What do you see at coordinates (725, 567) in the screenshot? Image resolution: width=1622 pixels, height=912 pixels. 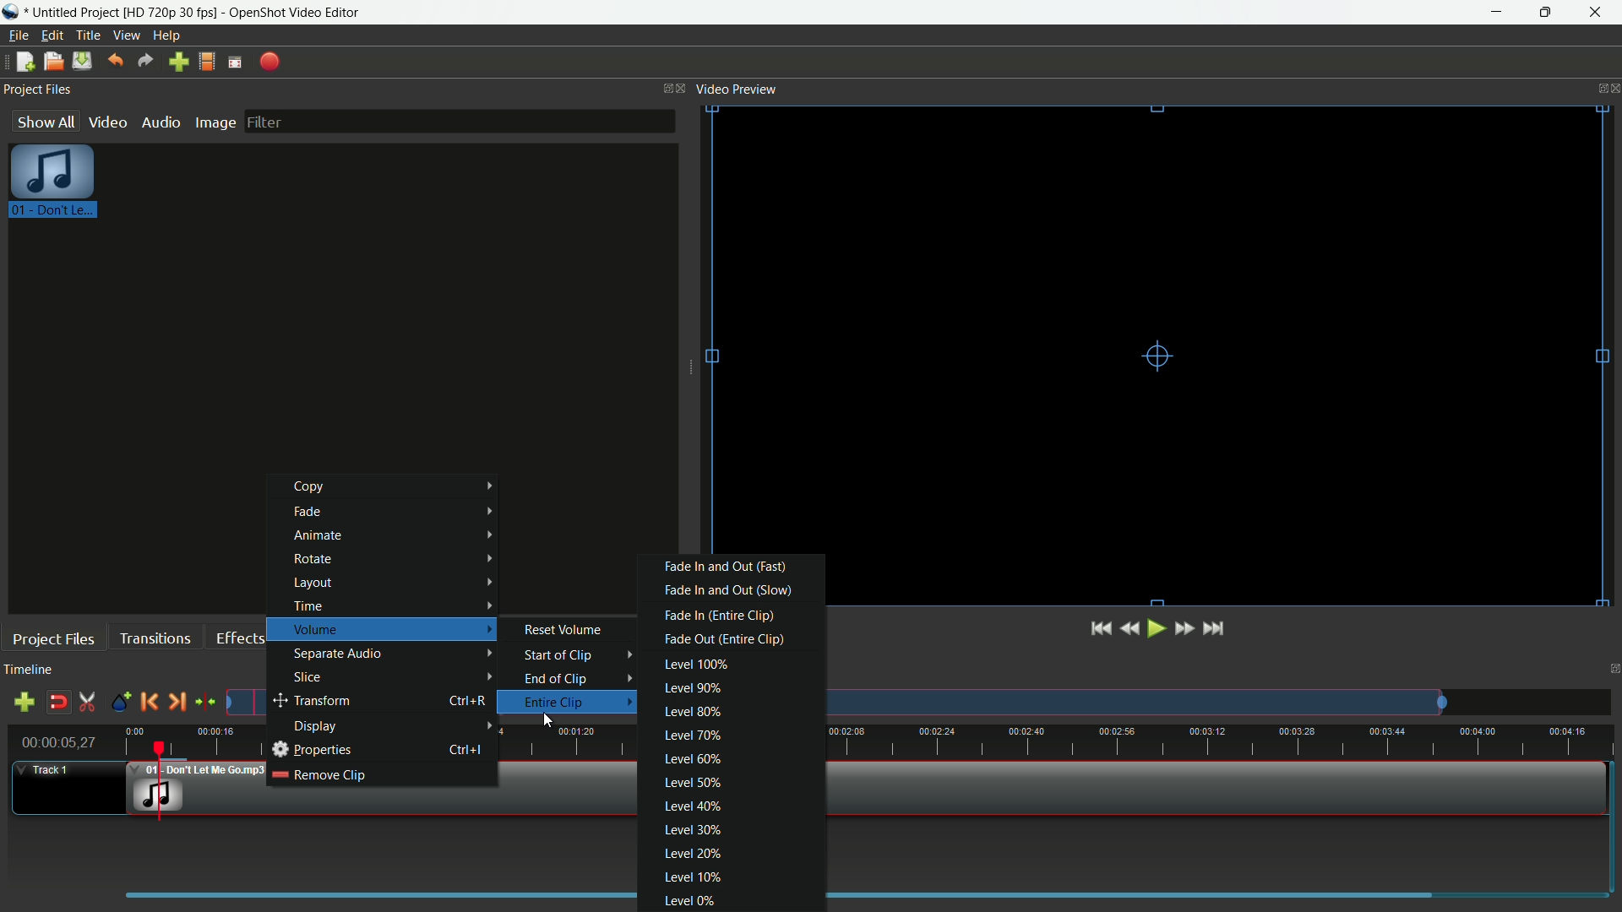 I see `fade in and out fast` at bounding box center [725, 567].